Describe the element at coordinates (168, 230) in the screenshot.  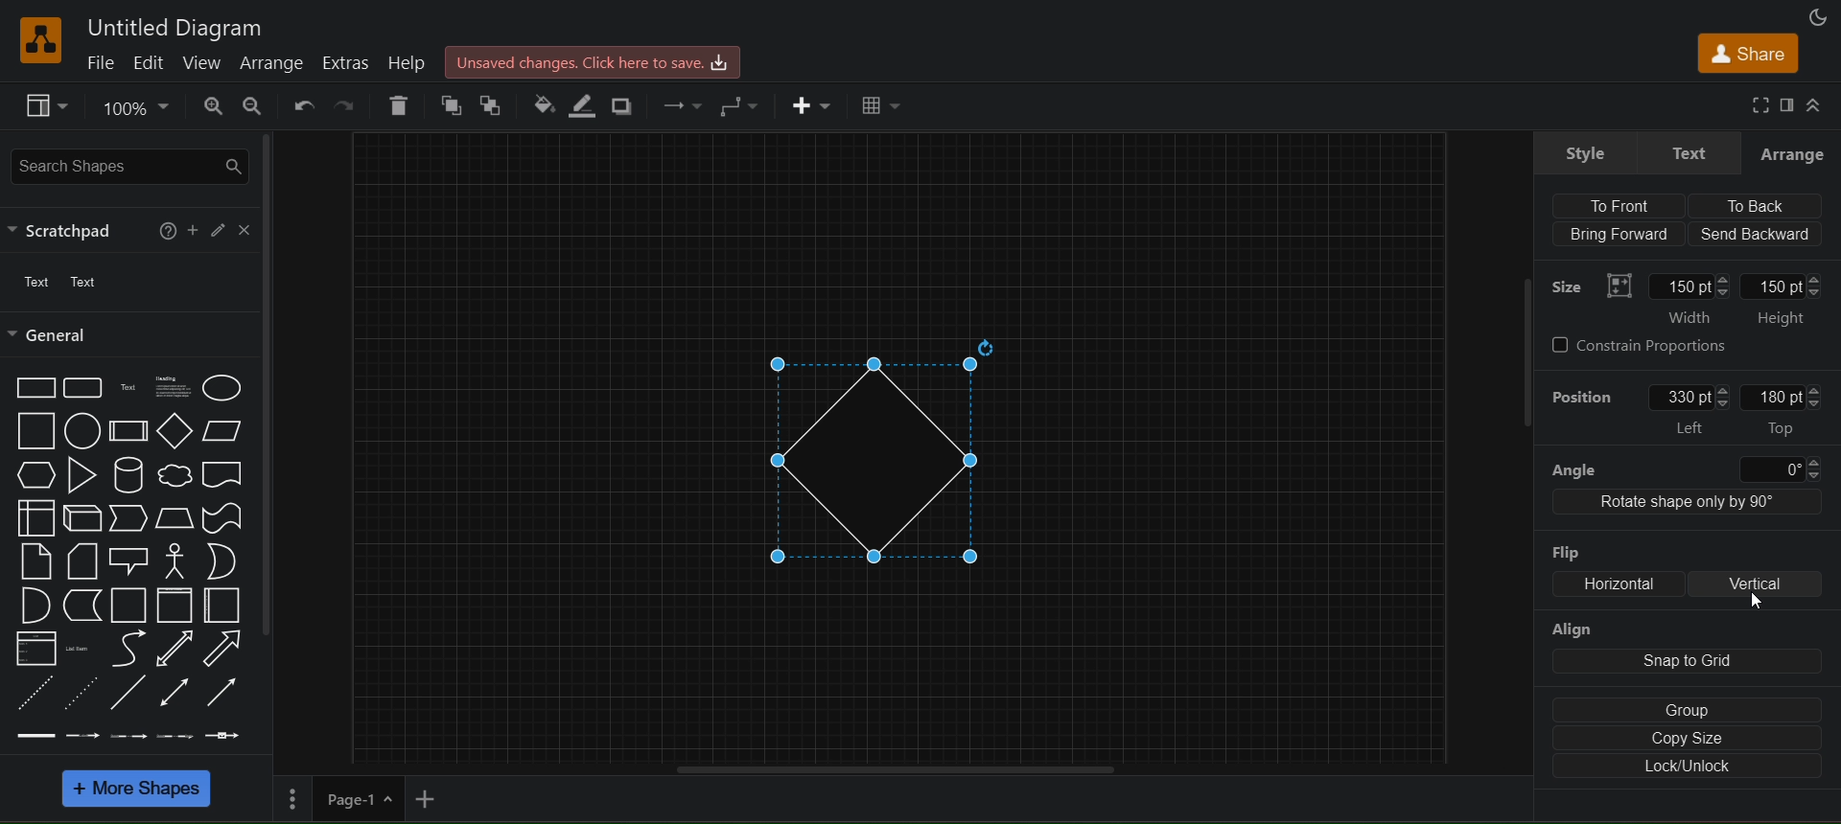
I see `help` at that location.